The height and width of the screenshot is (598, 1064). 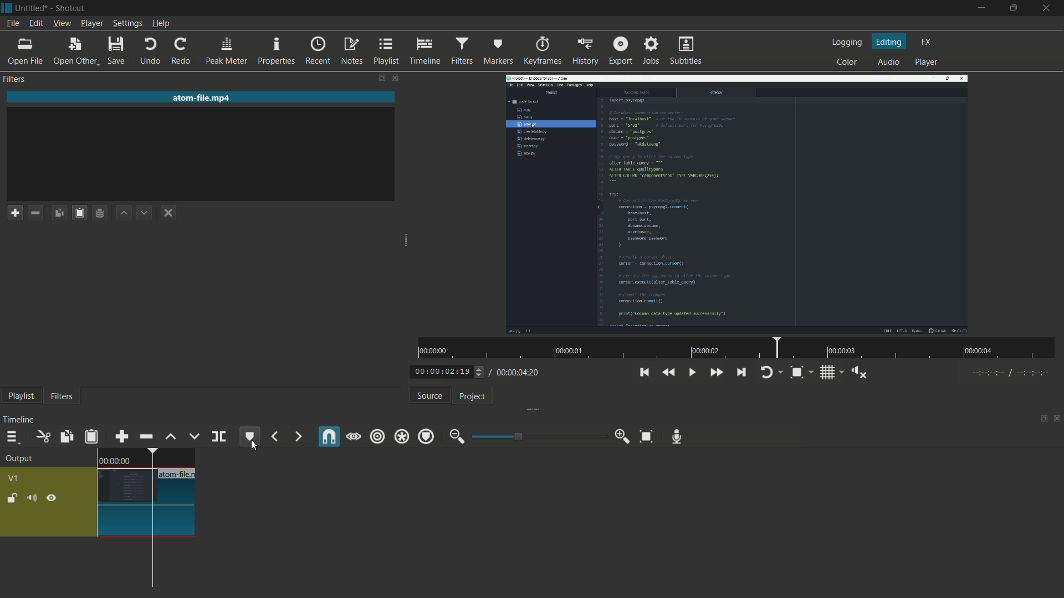 I want to click on open file, so click(x=22, y=52).